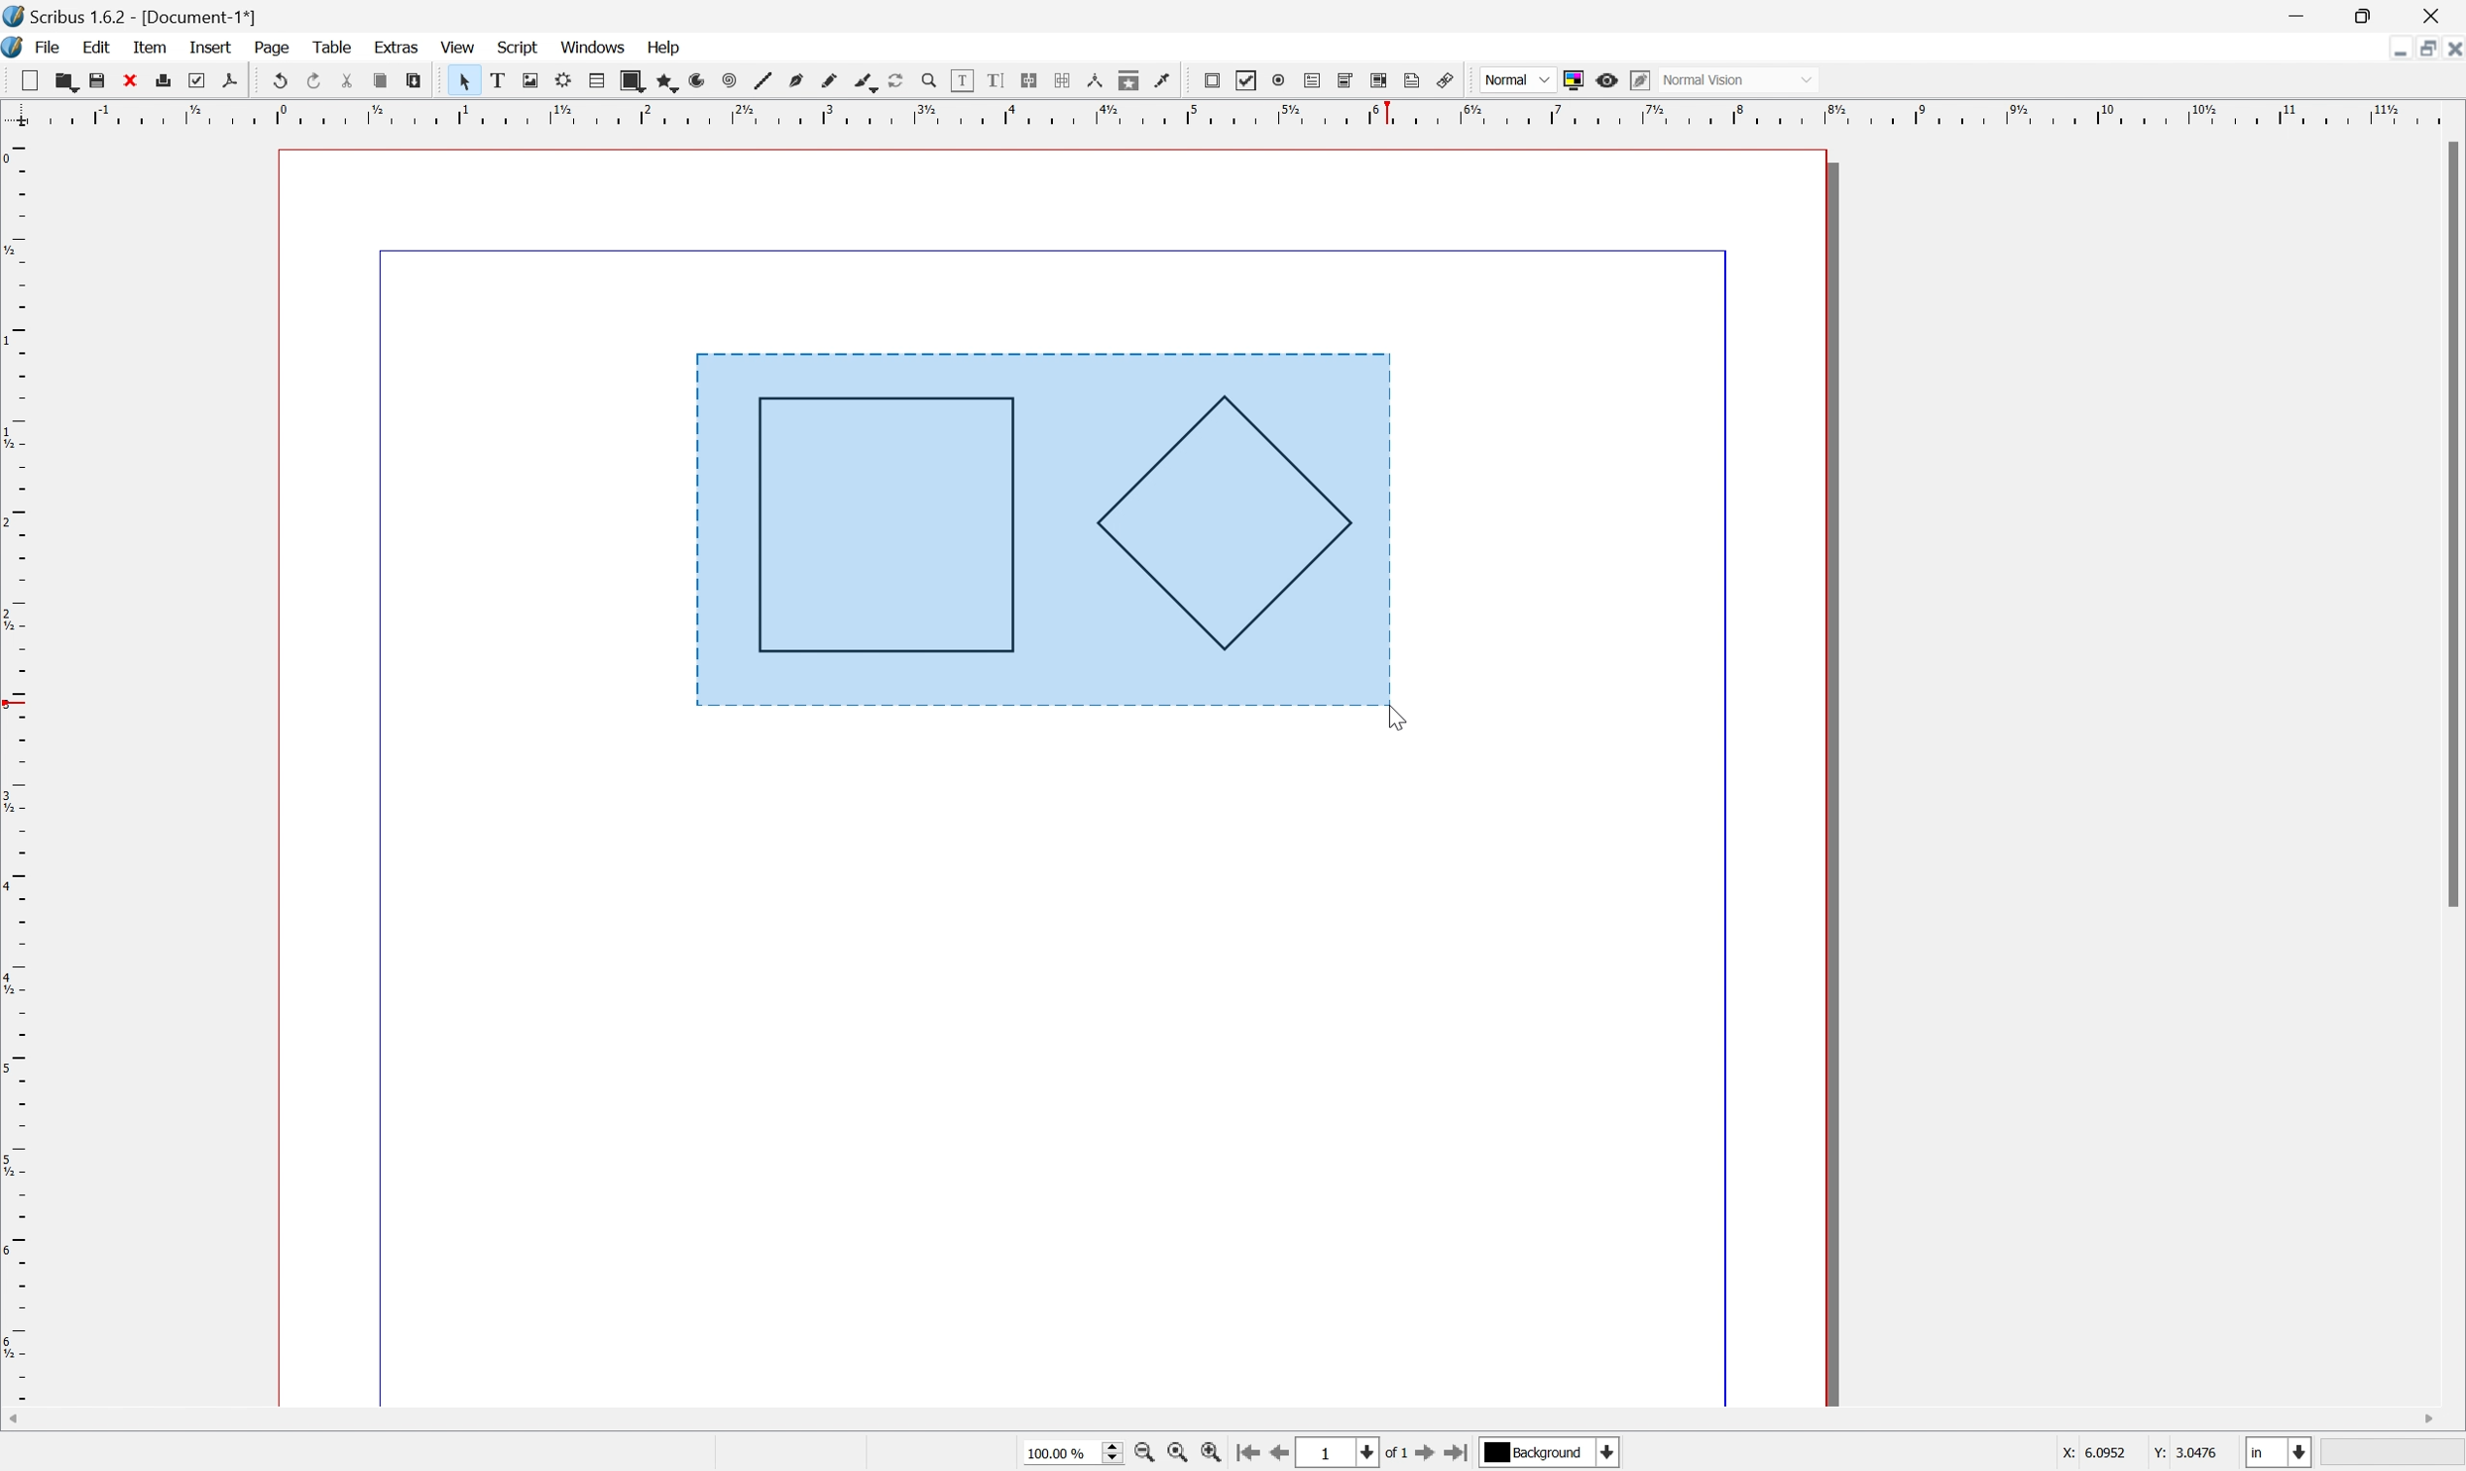 The image size is (2466, 1471). What do you see at coordinates (1067, 1451) in the screenshot?
I see `Select current zoom level` at bounding box center [1067, 1451].